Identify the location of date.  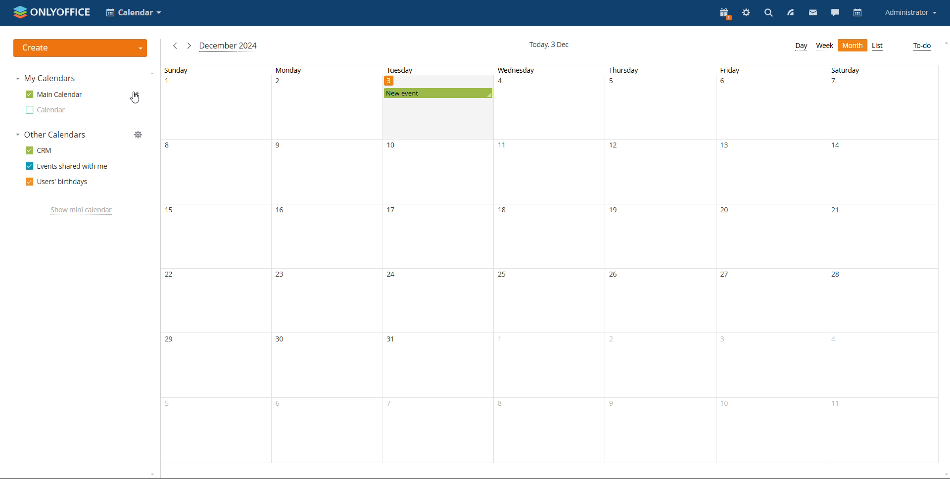
(658, 172).